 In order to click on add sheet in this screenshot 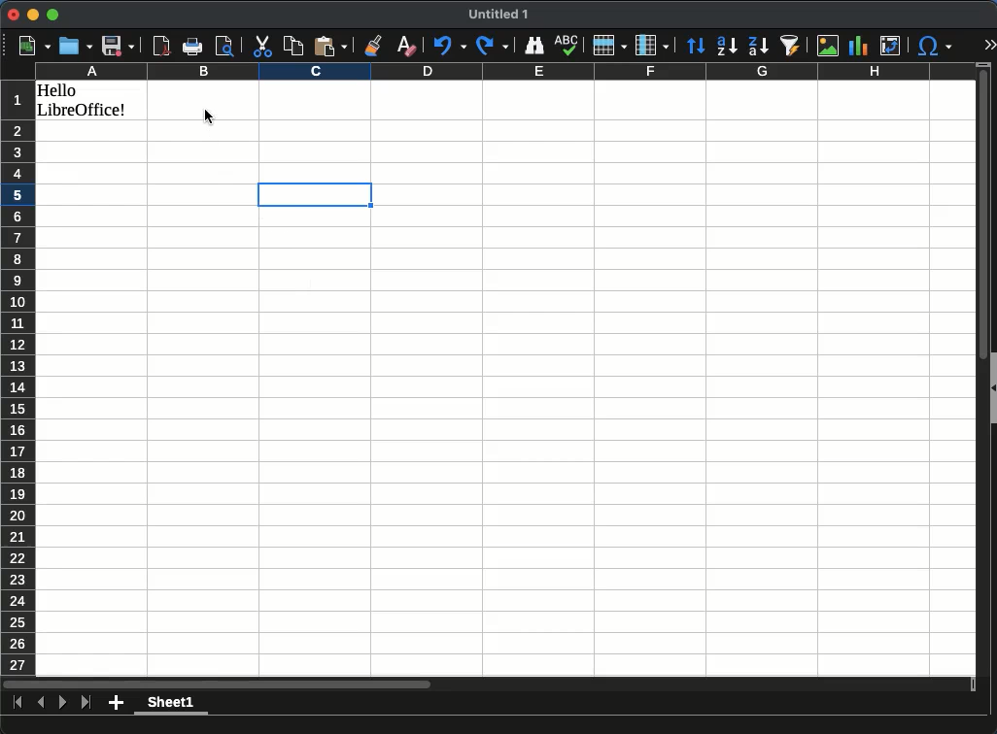, I will do `click(116, 703)`.